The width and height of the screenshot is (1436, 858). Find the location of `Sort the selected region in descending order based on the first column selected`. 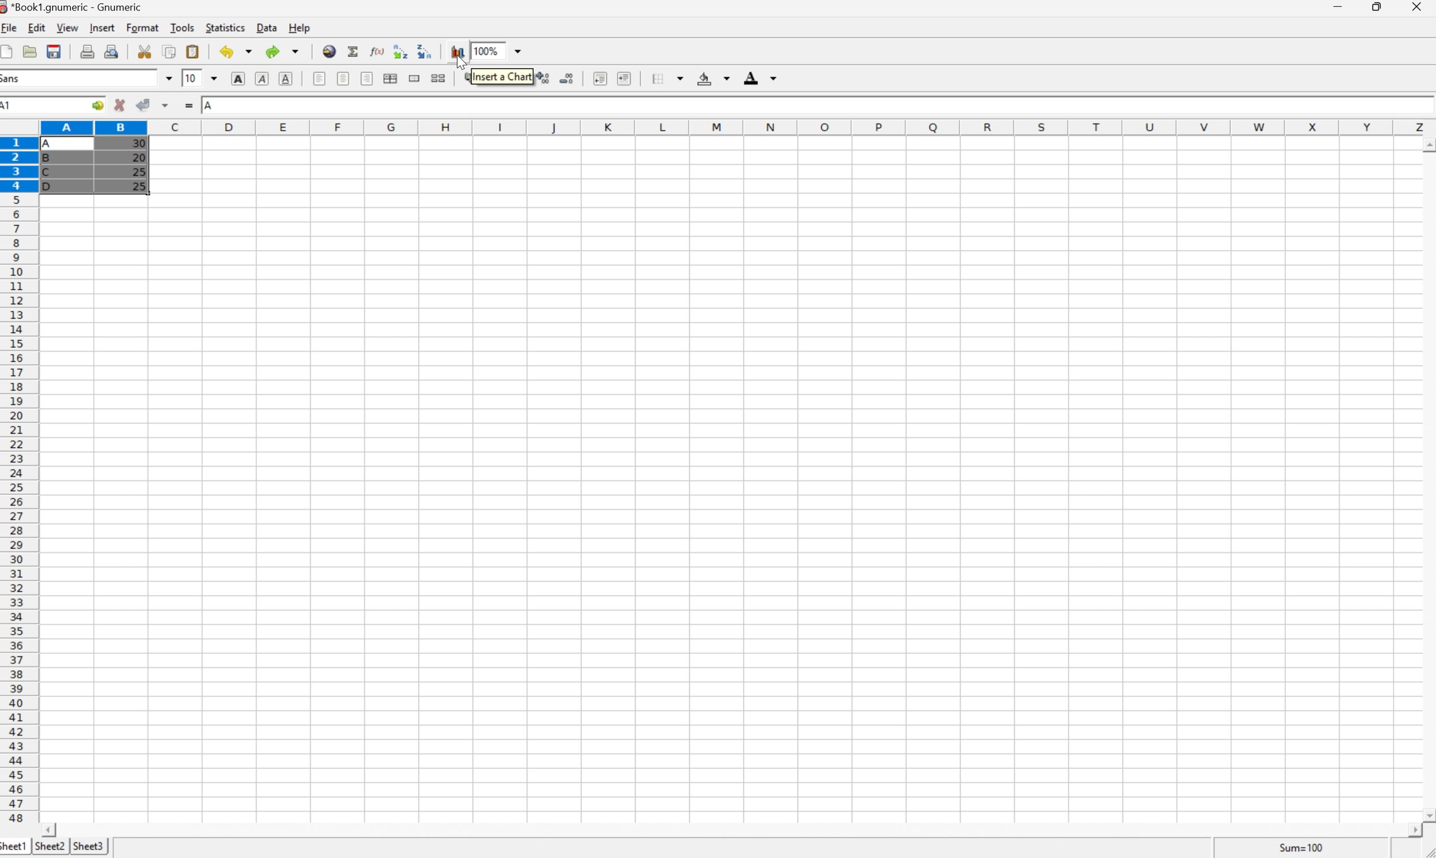

Sort the selected region in descending order based on the first column selected is located at coordinates (424, 50).